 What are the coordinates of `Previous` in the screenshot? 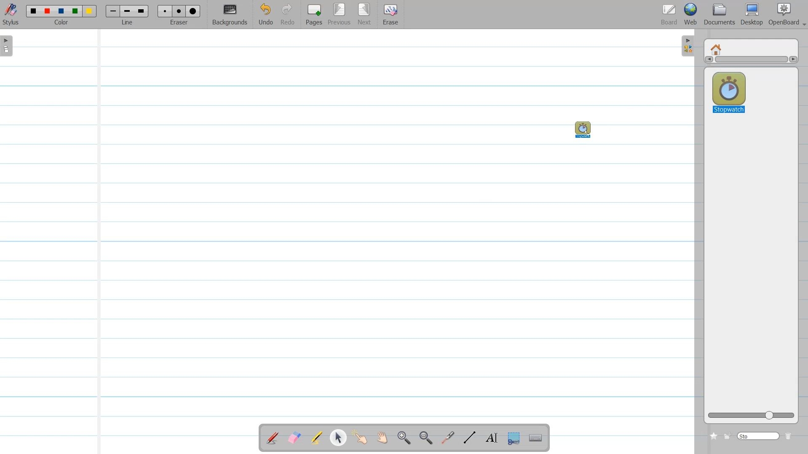 It's located at (341, 15).